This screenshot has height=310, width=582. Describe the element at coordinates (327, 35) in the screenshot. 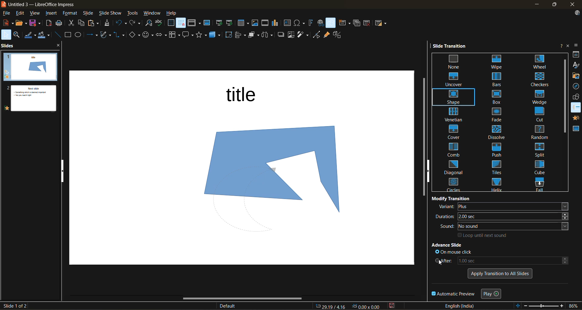

I see `show gluepoint functions` at that location.